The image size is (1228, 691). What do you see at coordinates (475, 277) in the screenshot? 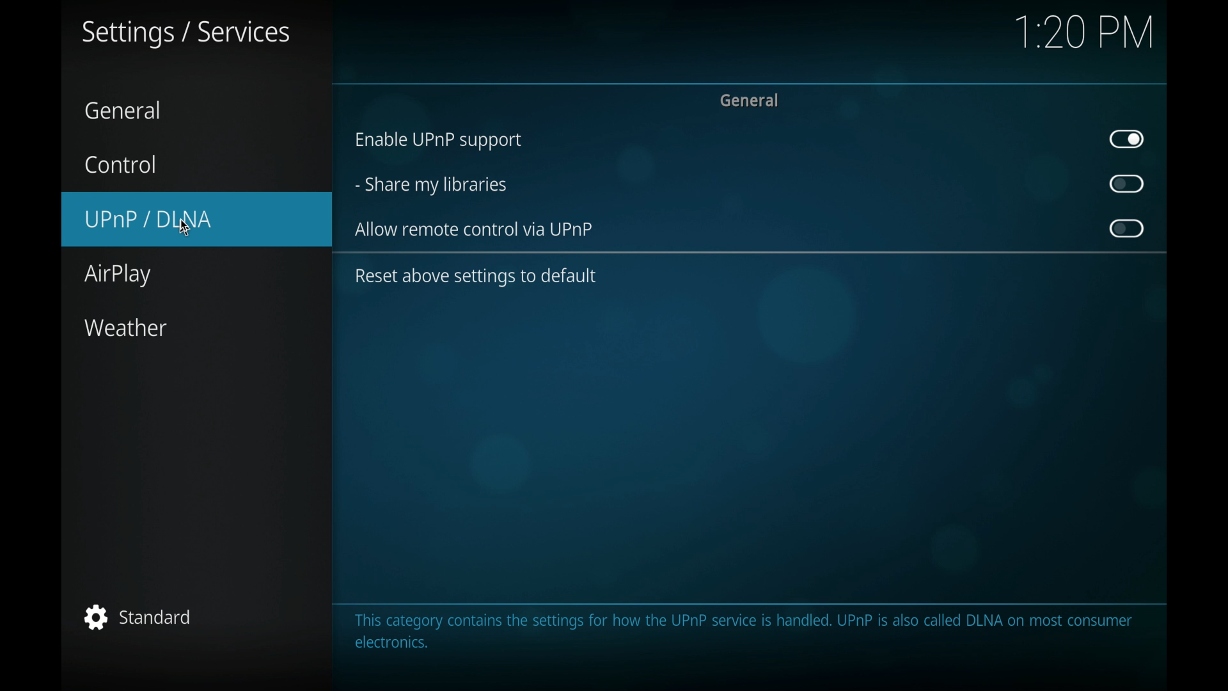
I see `reset above settings to default` at bounding box center [475, 277].